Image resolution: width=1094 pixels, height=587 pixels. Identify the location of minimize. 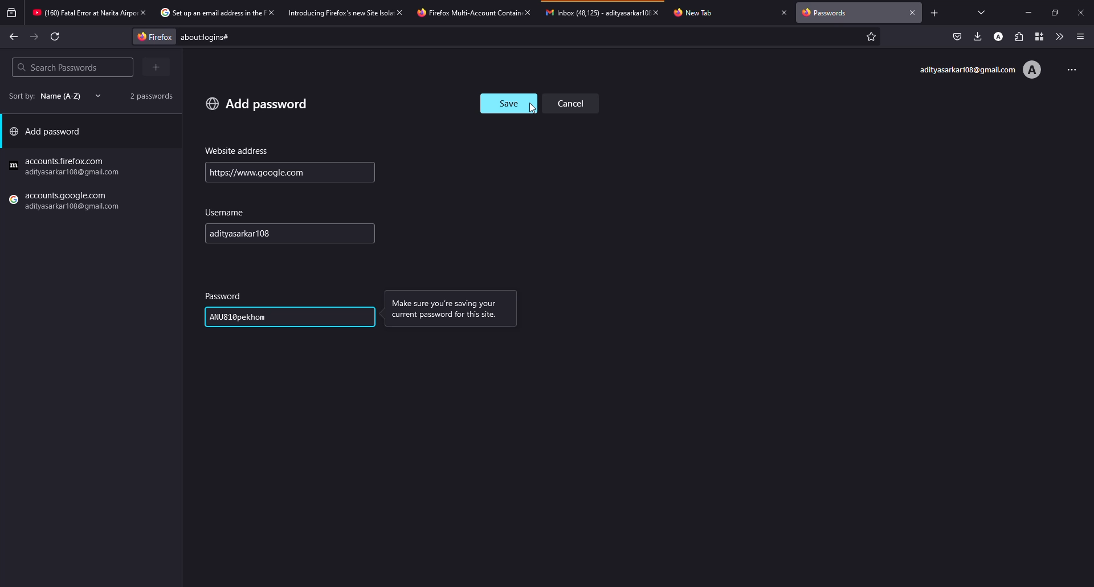
(1030, 13).